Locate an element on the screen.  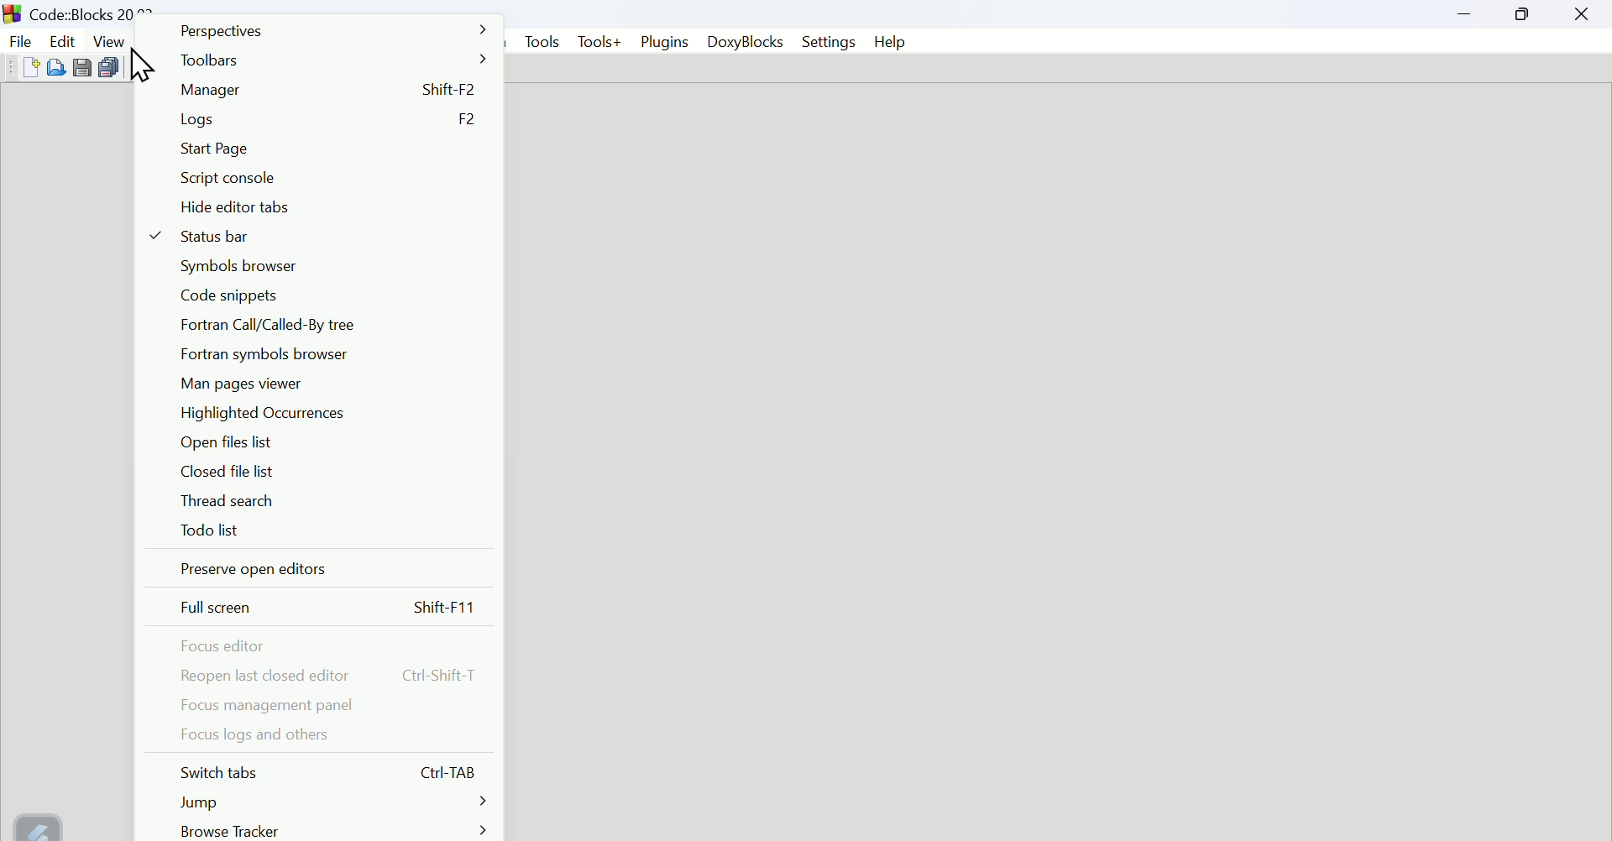
Create new file is located at coordinates (31, 67).